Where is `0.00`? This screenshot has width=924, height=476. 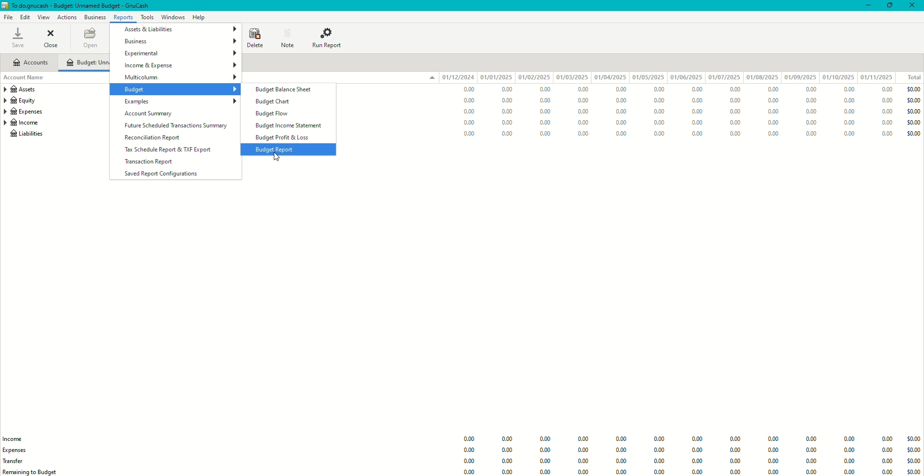 0.00 is located at coordinates (660, 471).